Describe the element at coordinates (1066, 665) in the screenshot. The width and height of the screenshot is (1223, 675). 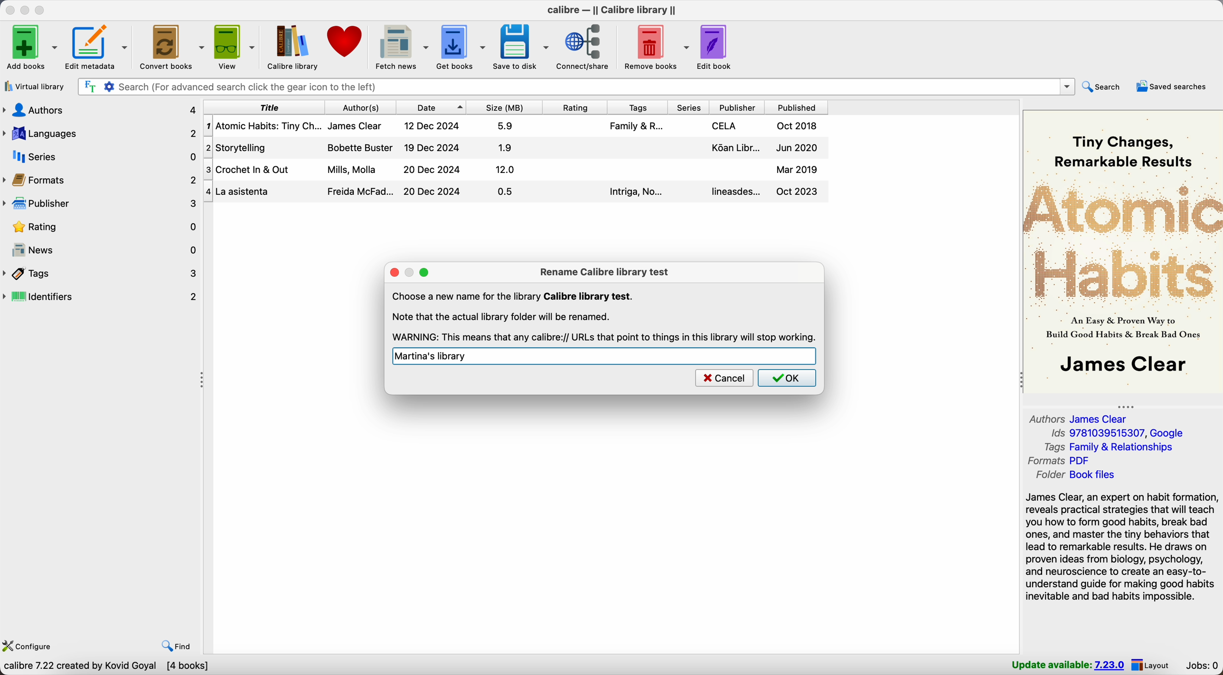
I see `update available: 7.23.0` at that location.